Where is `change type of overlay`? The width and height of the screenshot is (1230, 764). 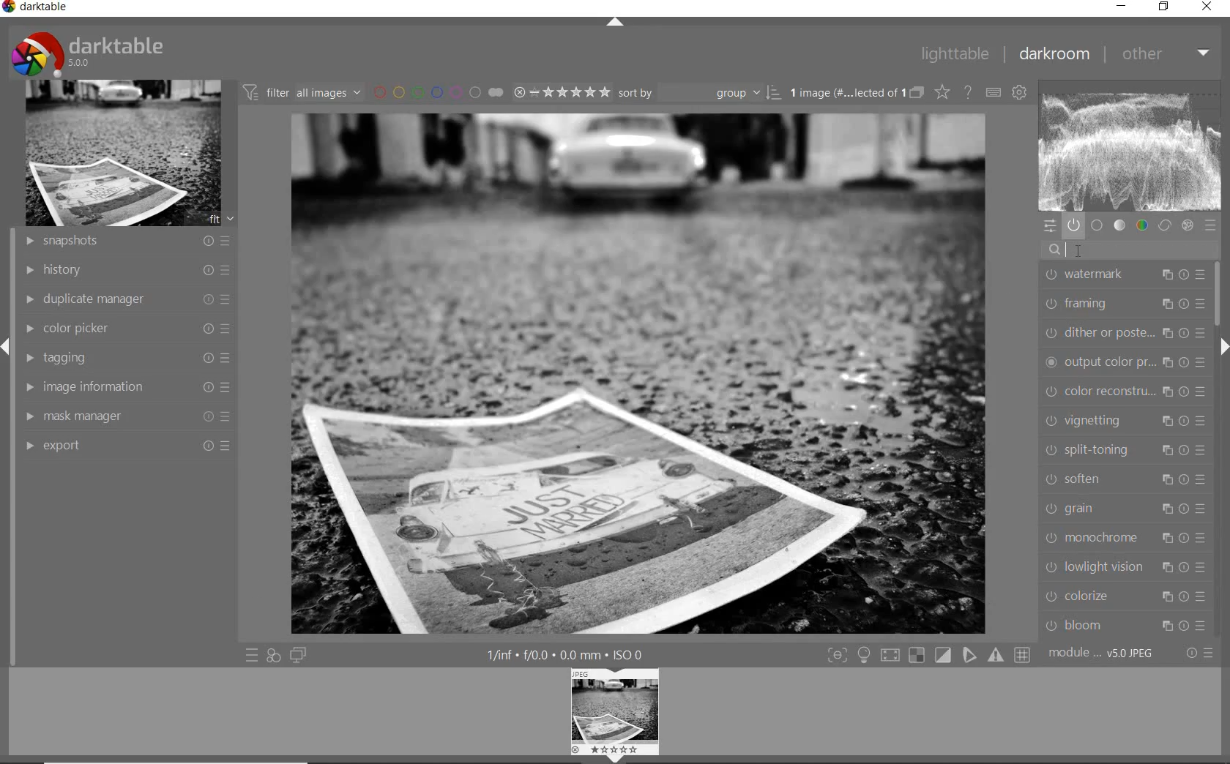
change type of overlay is located at coordinates (942, 93).